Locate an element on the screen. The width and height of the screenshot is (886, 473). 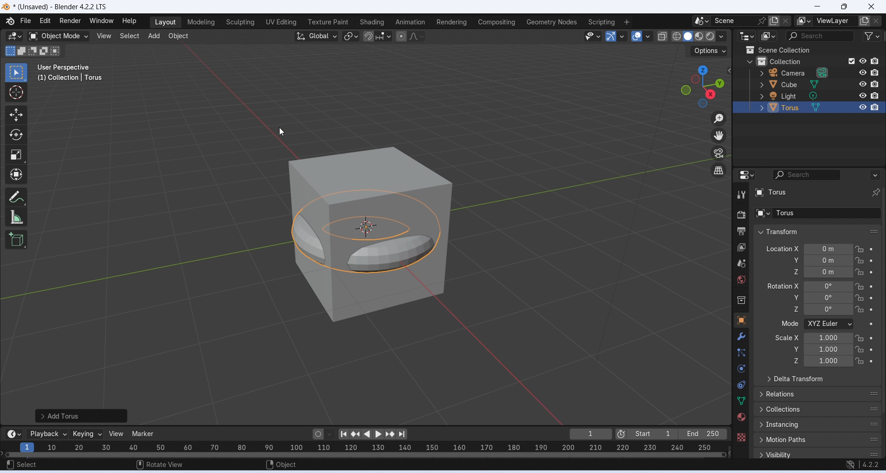
Z axis is located at coordinates (840, 272).